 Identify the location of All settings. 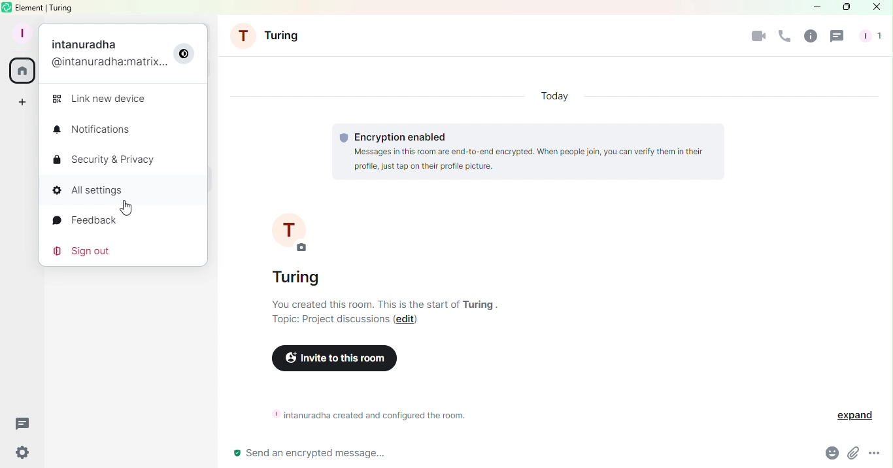
(122, 193).